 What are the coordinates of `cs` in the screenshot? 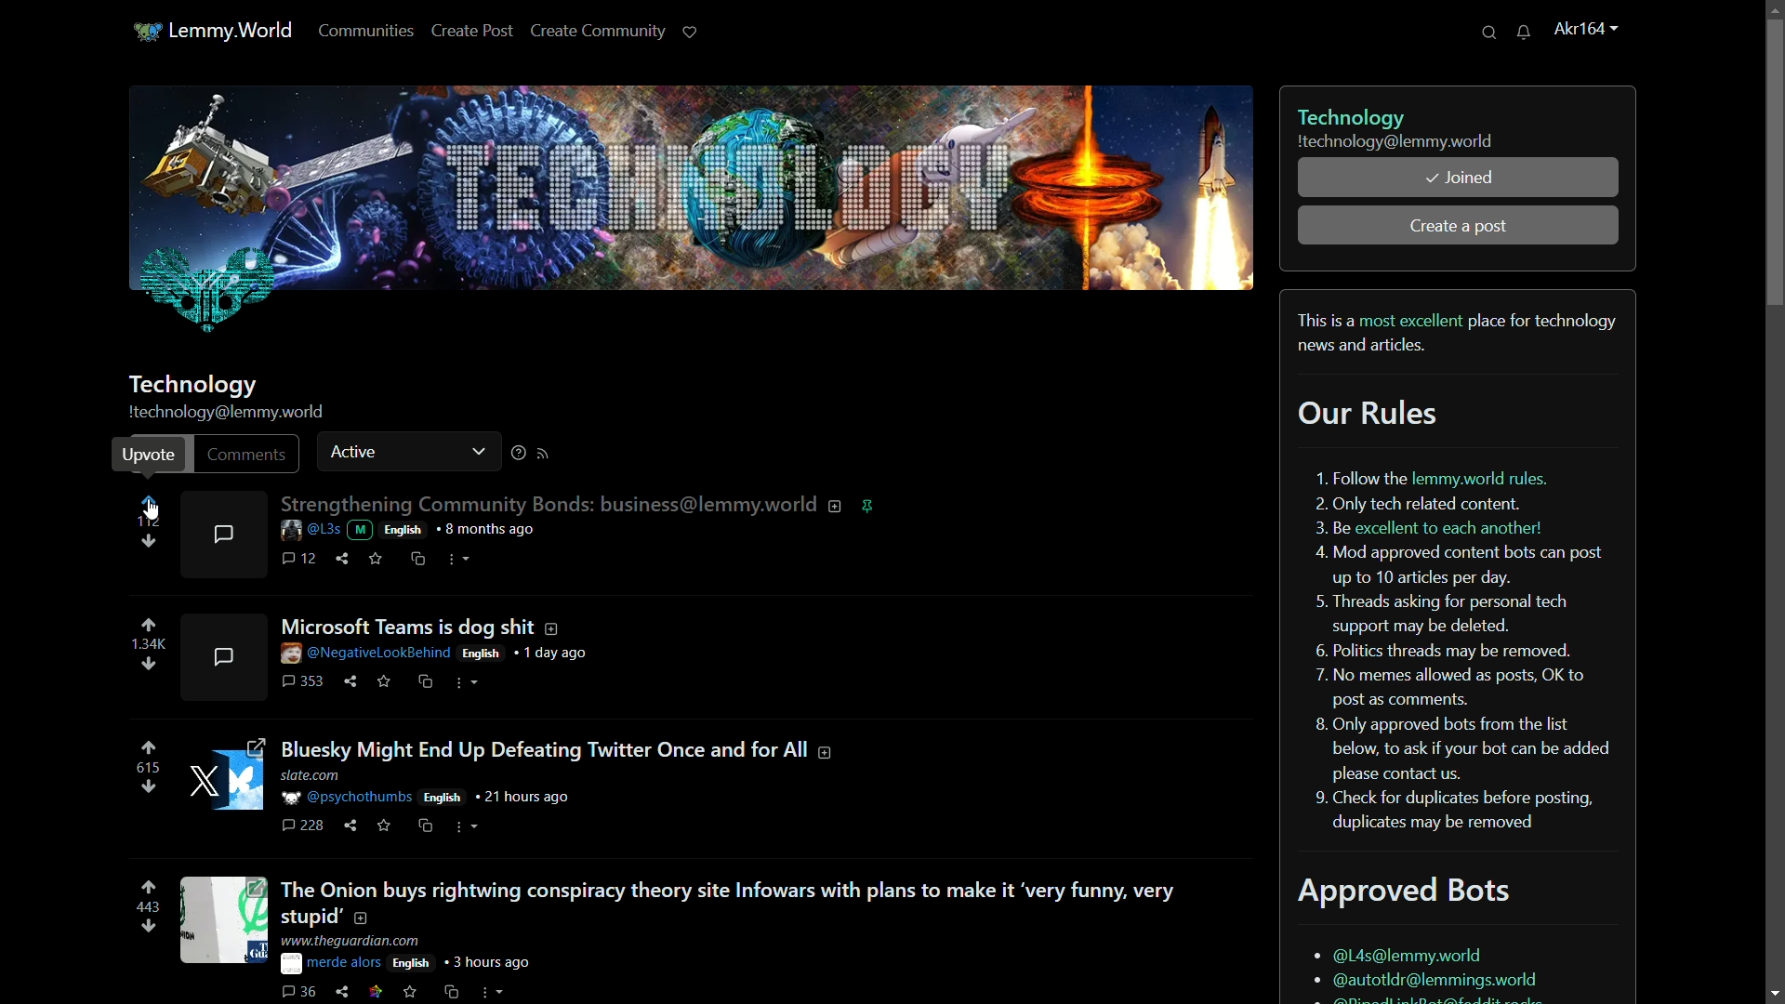 It's located at (428, 680).